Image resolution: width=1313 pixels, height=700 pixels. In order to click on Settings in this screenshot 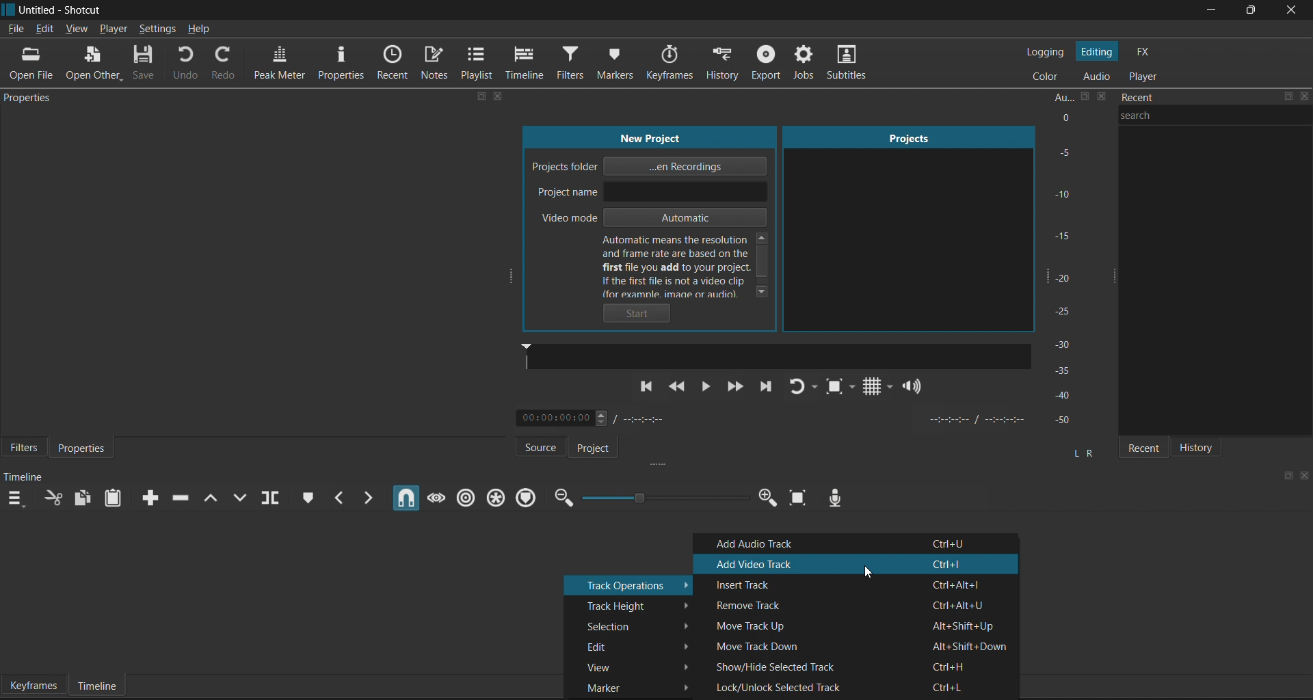, I will do `click(159, 29)`.